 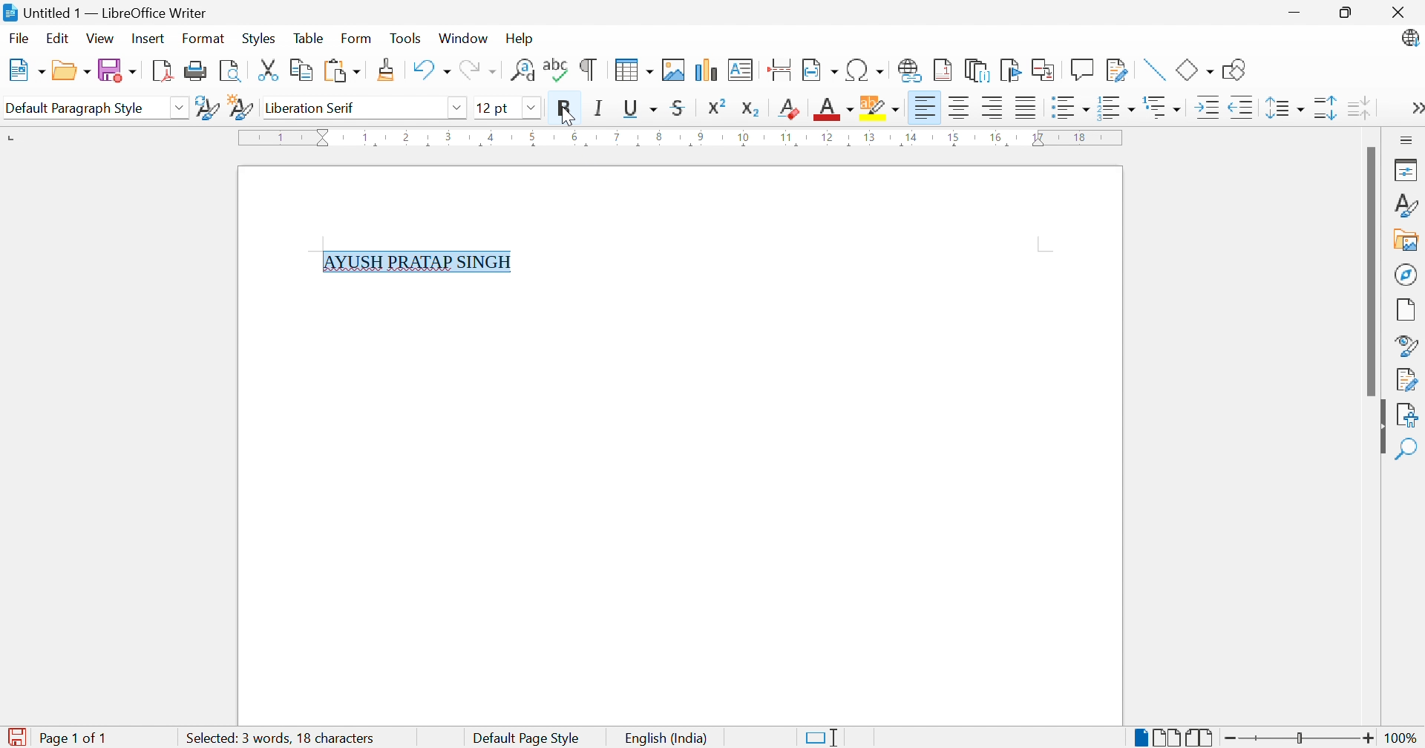 I want to click on Edit, so click(x=59, y=38).